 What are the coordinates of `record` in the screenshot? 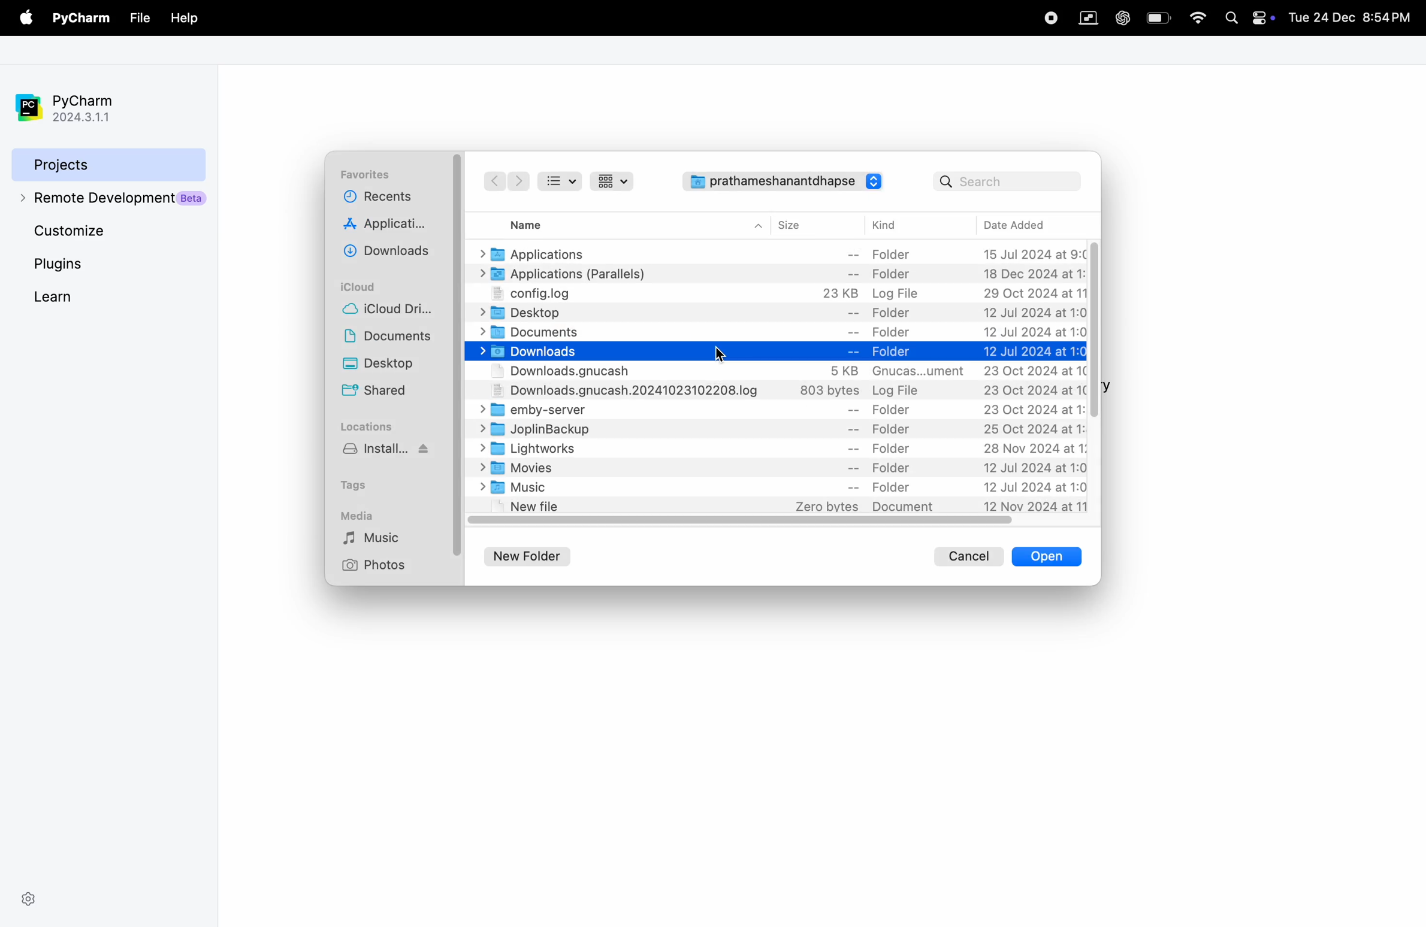 It's located at (1049, 16).